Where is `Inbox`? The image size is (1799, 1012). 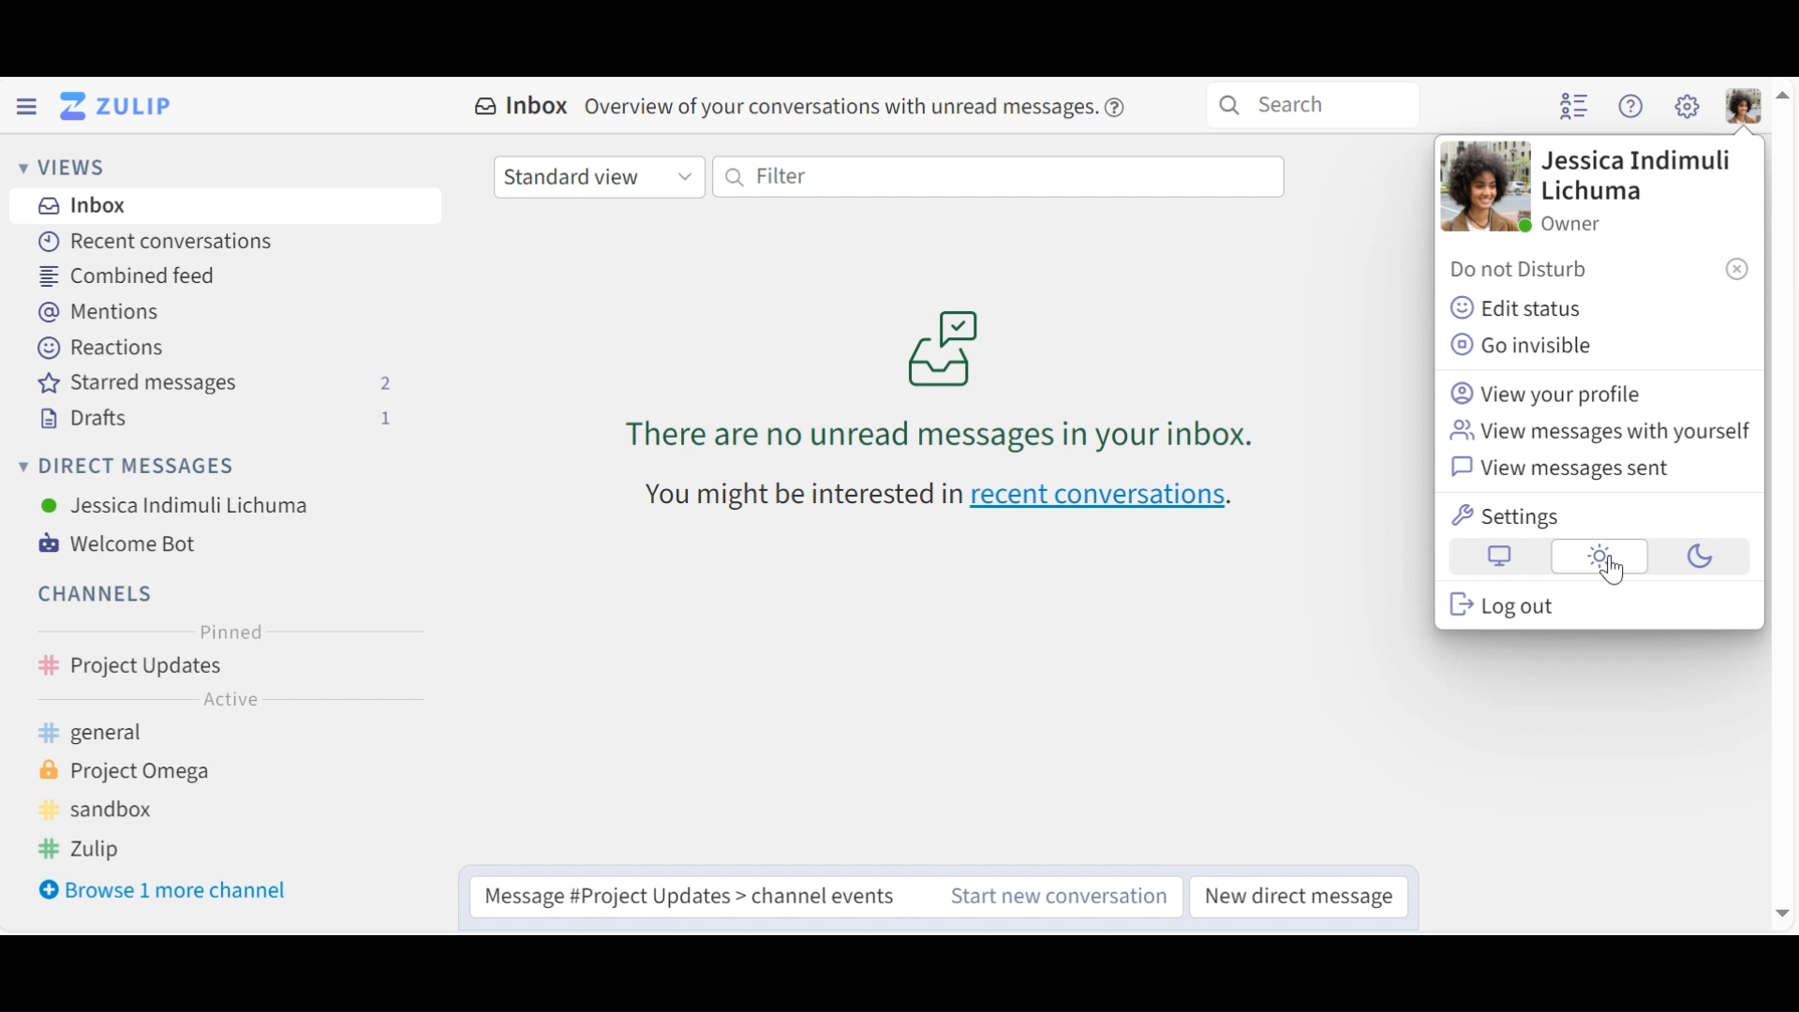 Inbox is located at coordinates (227, 206).